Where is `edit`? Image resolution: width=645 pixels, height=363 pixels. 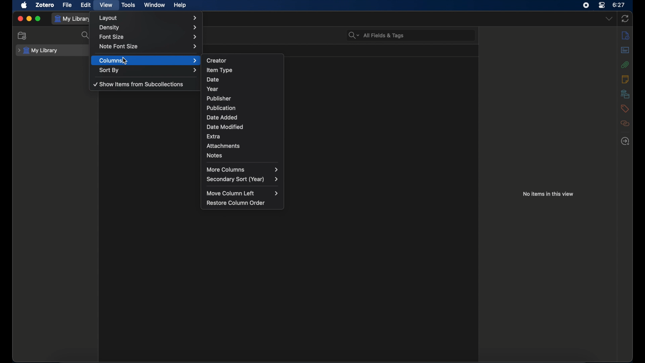
edit is located at coordinates (86, 5).